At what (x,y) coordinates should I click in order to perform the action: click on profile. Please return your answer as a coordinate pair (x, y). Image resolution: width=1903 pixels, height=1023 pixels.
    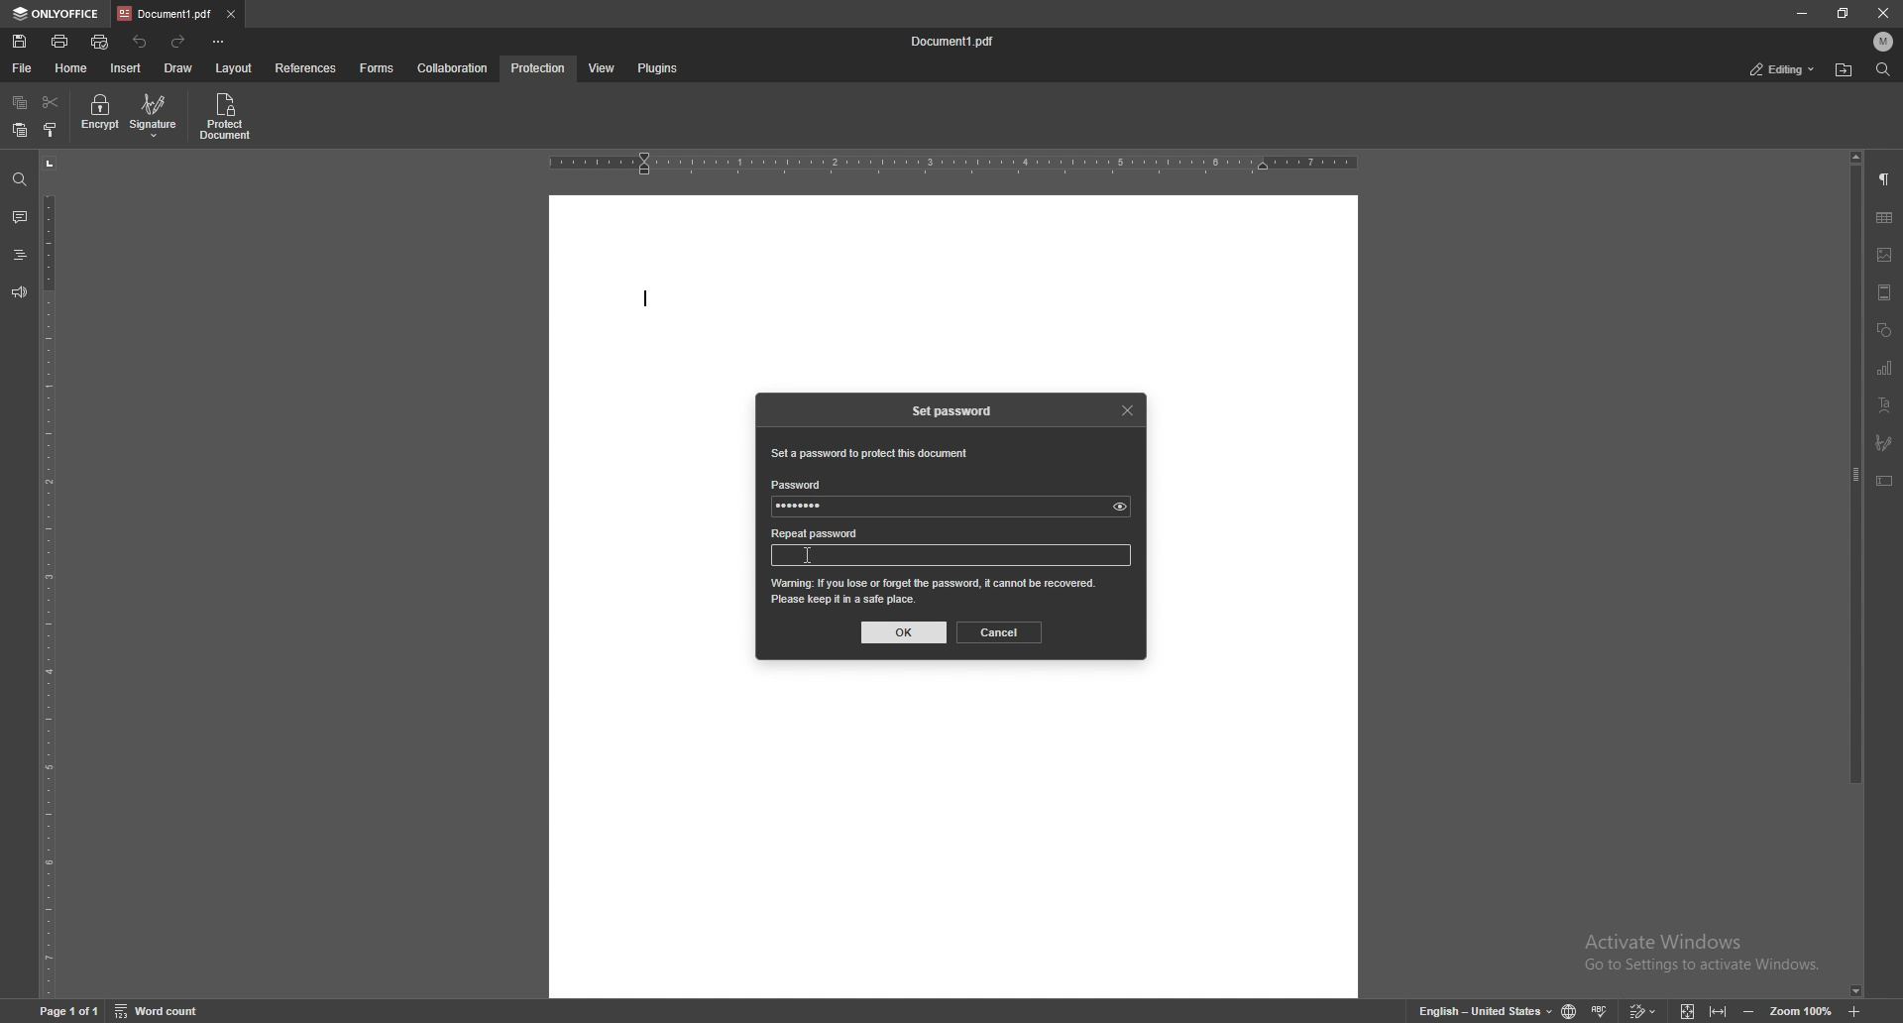
    Looking at the image, I should click on (1880, 42).